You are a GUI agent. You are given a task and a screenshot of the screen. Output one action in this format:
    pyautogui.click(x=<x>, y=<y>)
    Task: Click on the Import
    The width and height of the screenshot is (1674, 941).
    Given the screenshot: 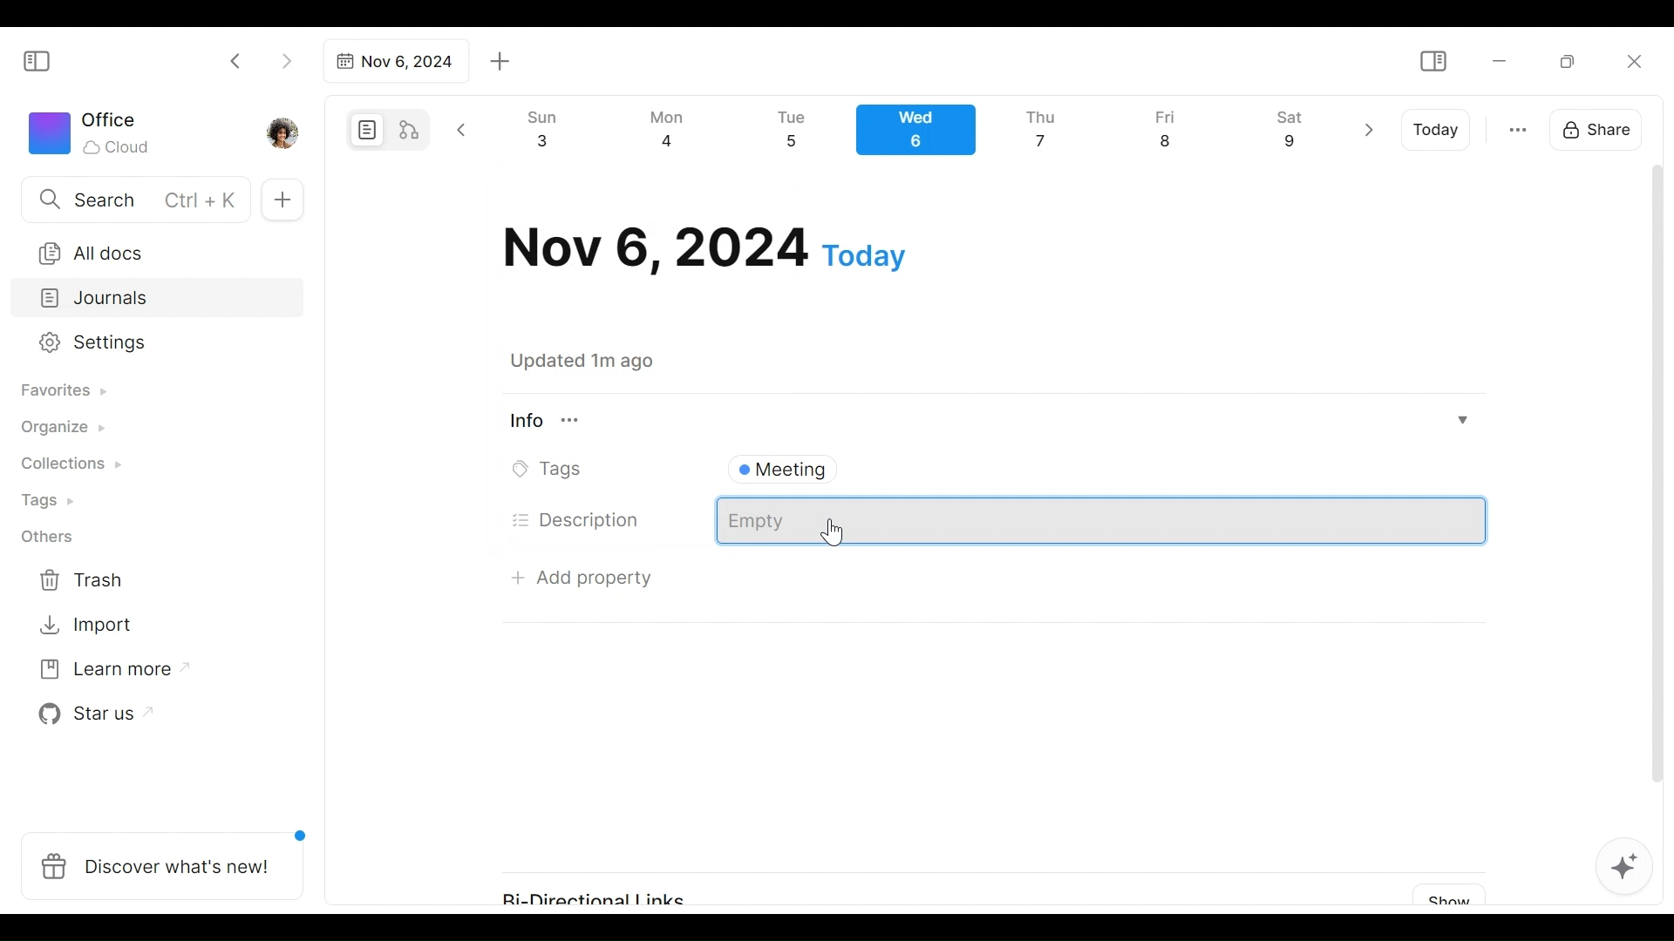 What is the action you would take?
    pyautogui.click(x=88, y=623)
    